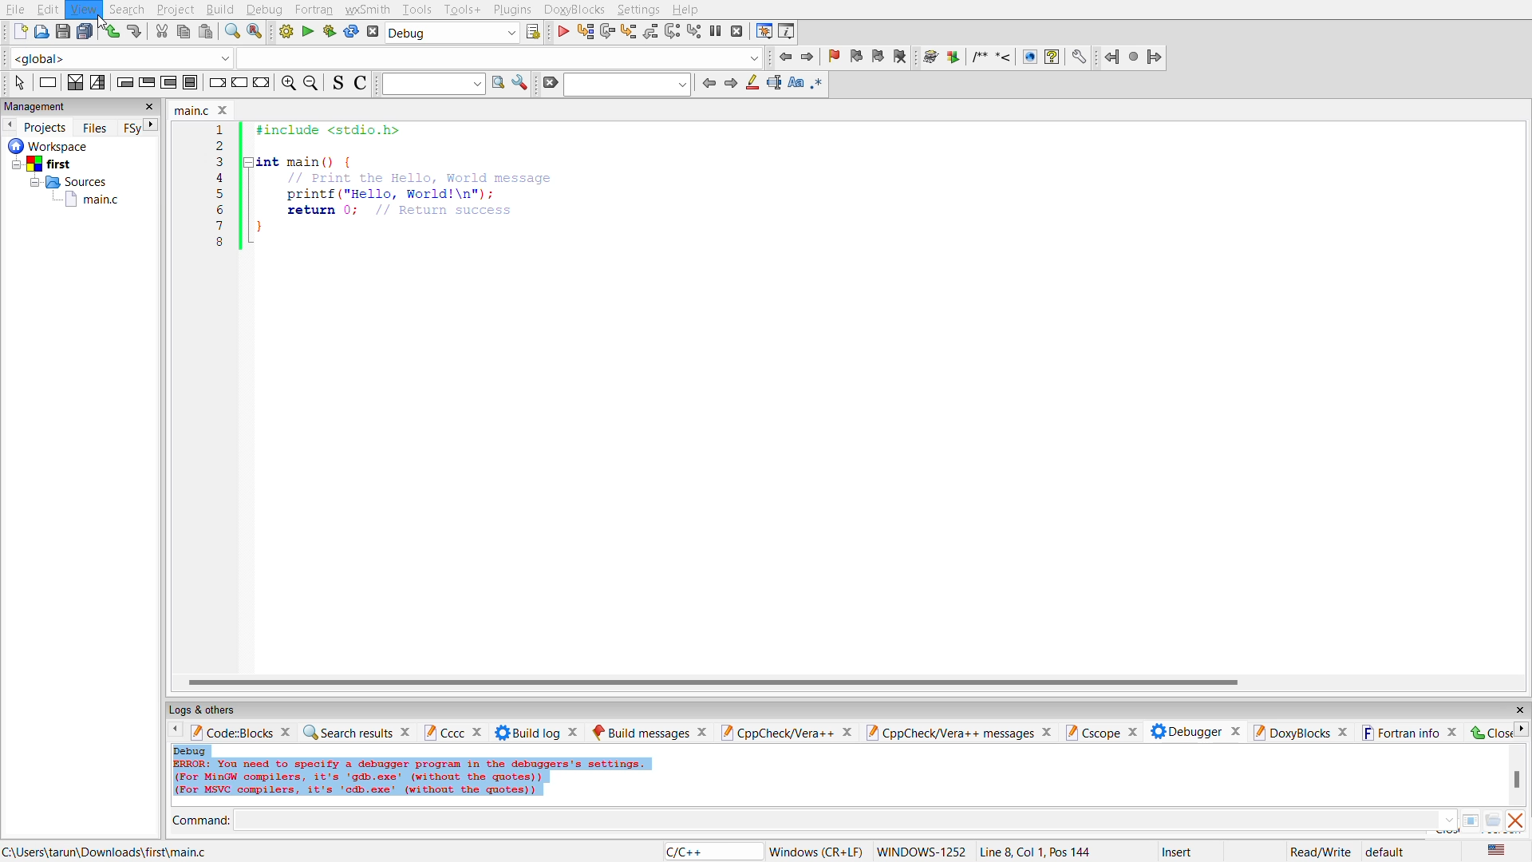 This screenshot has height=862, width=1532. What do you see at coordinates (98, 84) in the screenshot?
I see `selection` at bounding box center [98, 84].